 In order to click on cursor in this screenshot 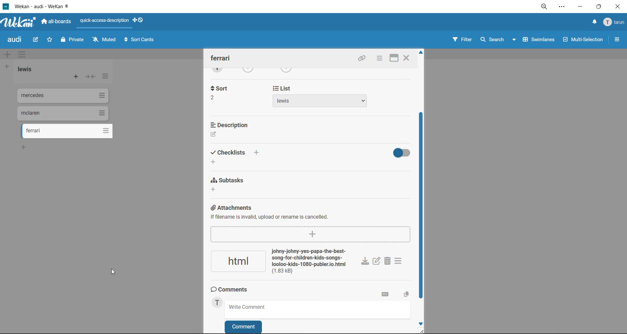, I will do `click(113, 271)`.